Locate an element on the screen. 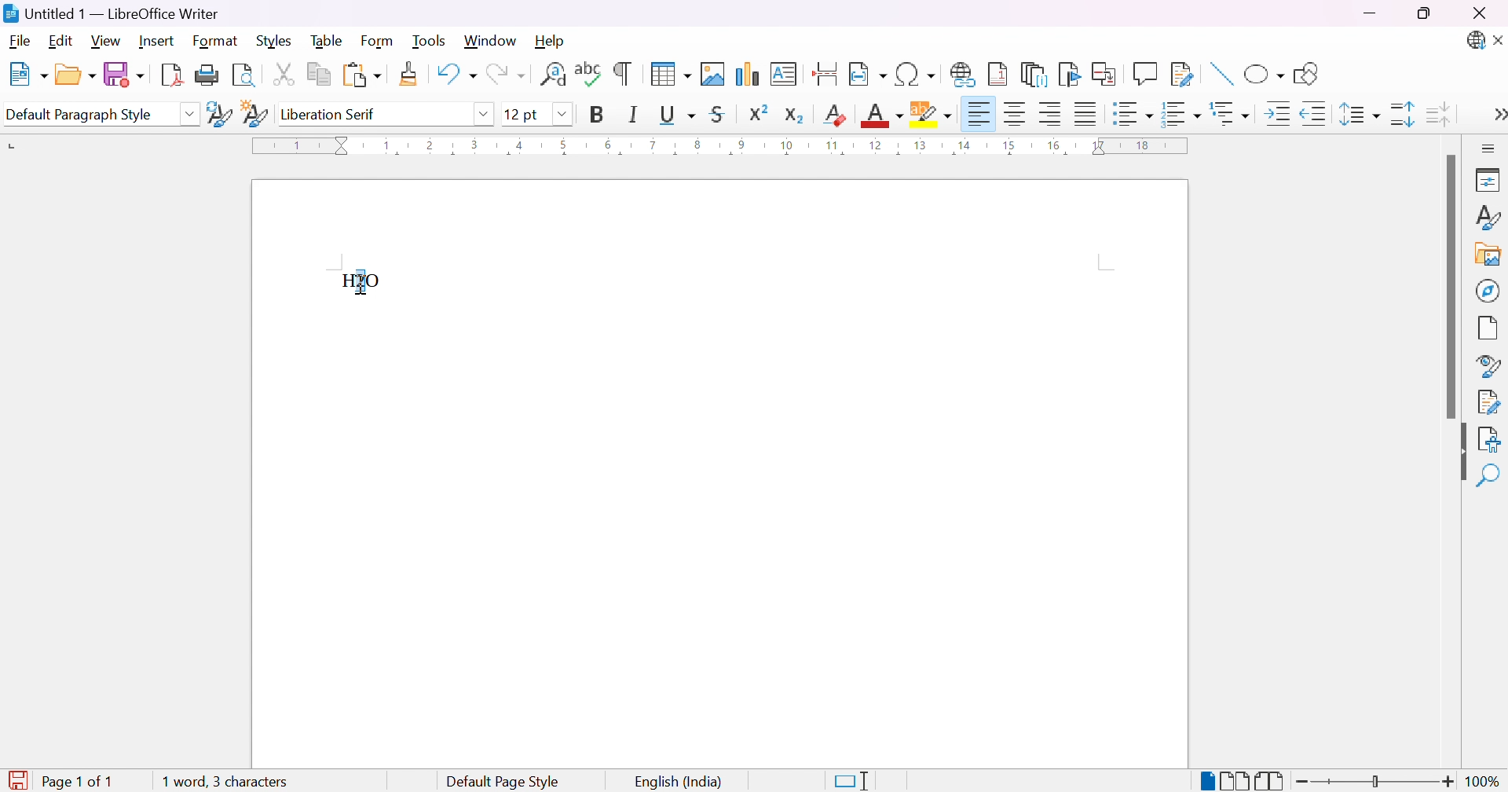  Page 1 of 1 is located at coordinates (61, 782).